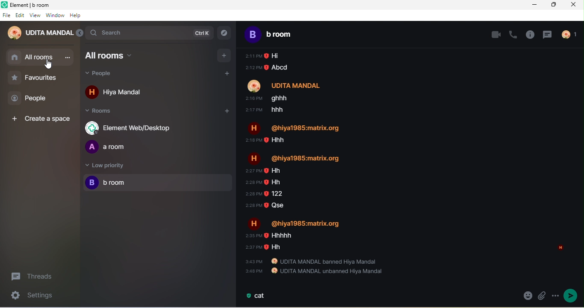 The width and height of the screenshot is (584, 308). I want to click on people, so click(572, 35).